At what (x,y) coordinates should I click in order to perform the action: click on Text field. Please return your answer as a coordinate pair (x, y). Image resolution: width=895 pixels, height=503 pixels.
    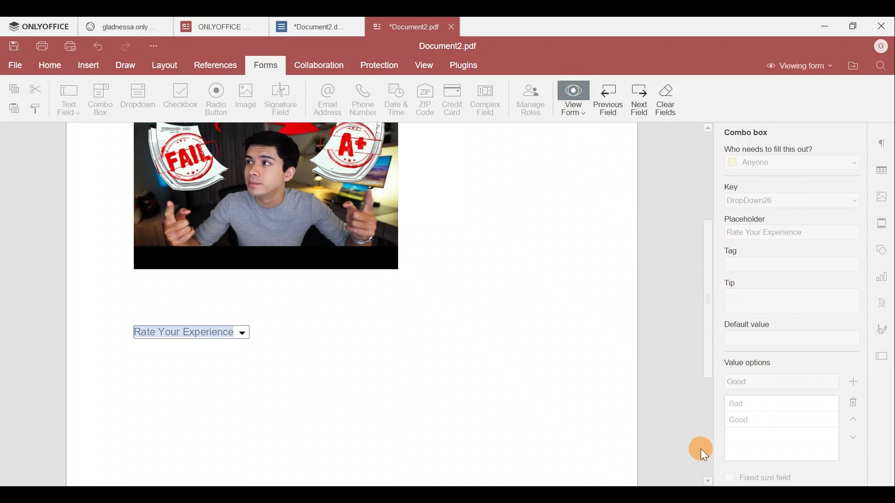
    Looking at the image, I should click on (72, 101).